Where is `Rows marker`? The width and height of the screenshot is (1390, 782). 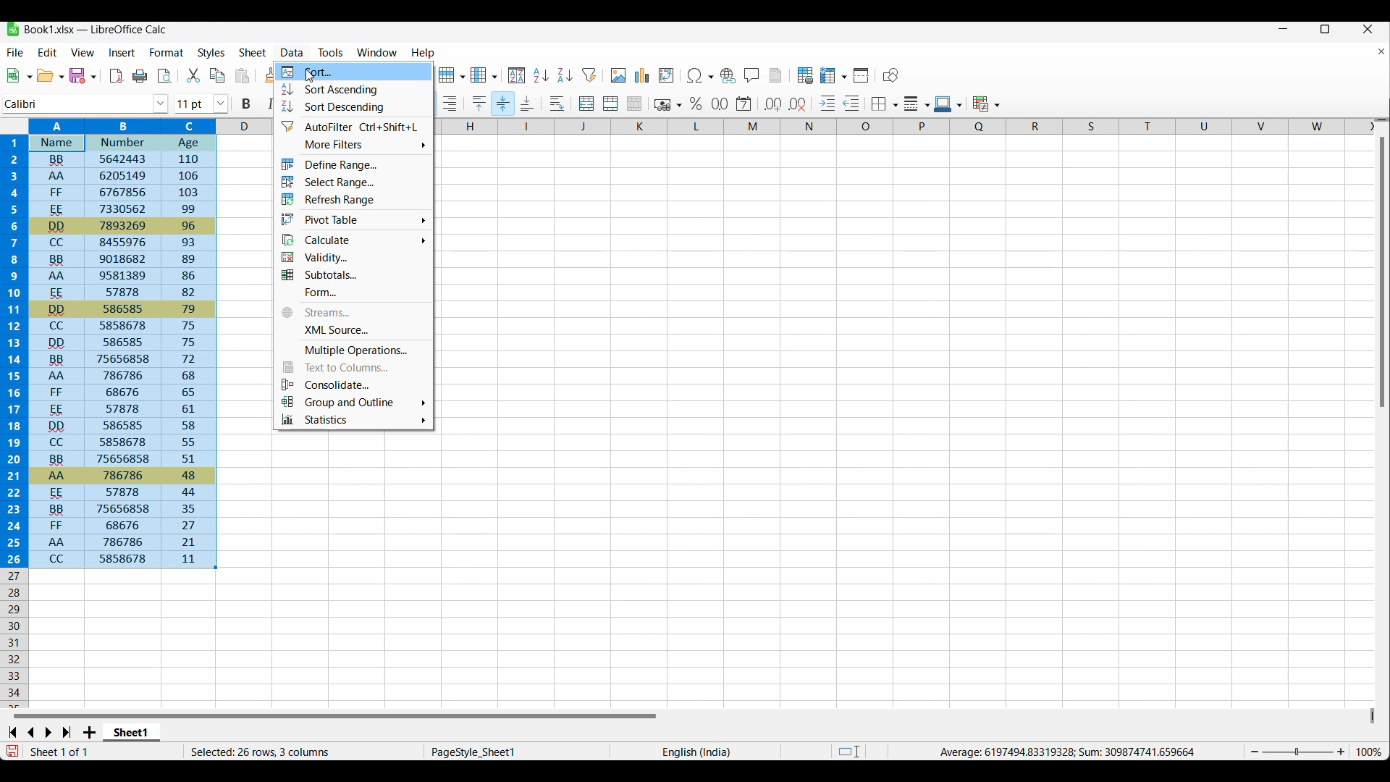
Rows marker is located at coordinates (16, 639).